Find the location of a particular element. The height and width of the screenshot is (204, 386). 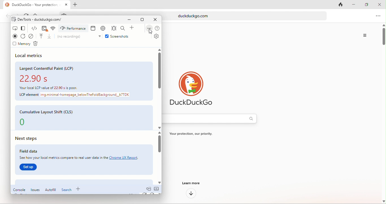

duckduck go is located at coordinates (191, 103).